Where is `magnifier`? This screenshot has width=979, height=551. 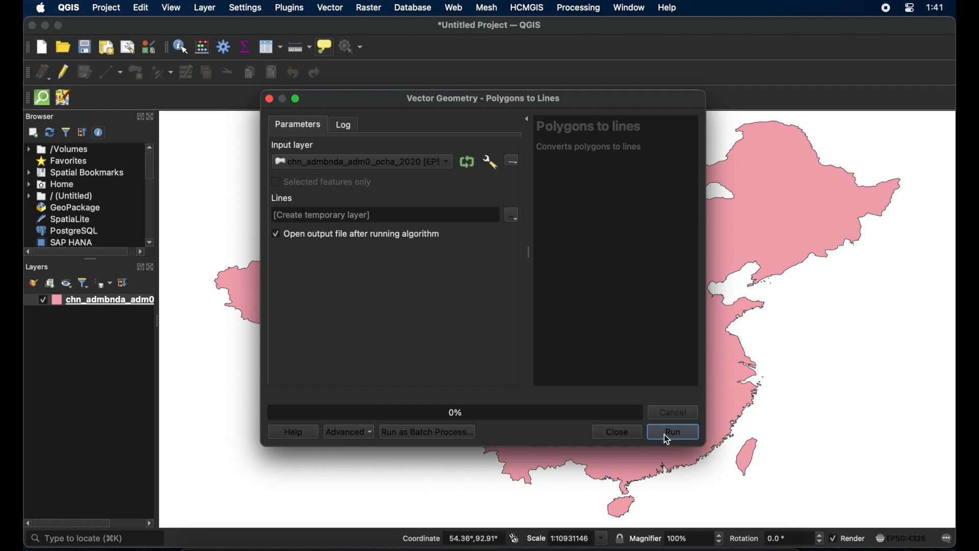 magnifier is located at coordinates (676, 538).